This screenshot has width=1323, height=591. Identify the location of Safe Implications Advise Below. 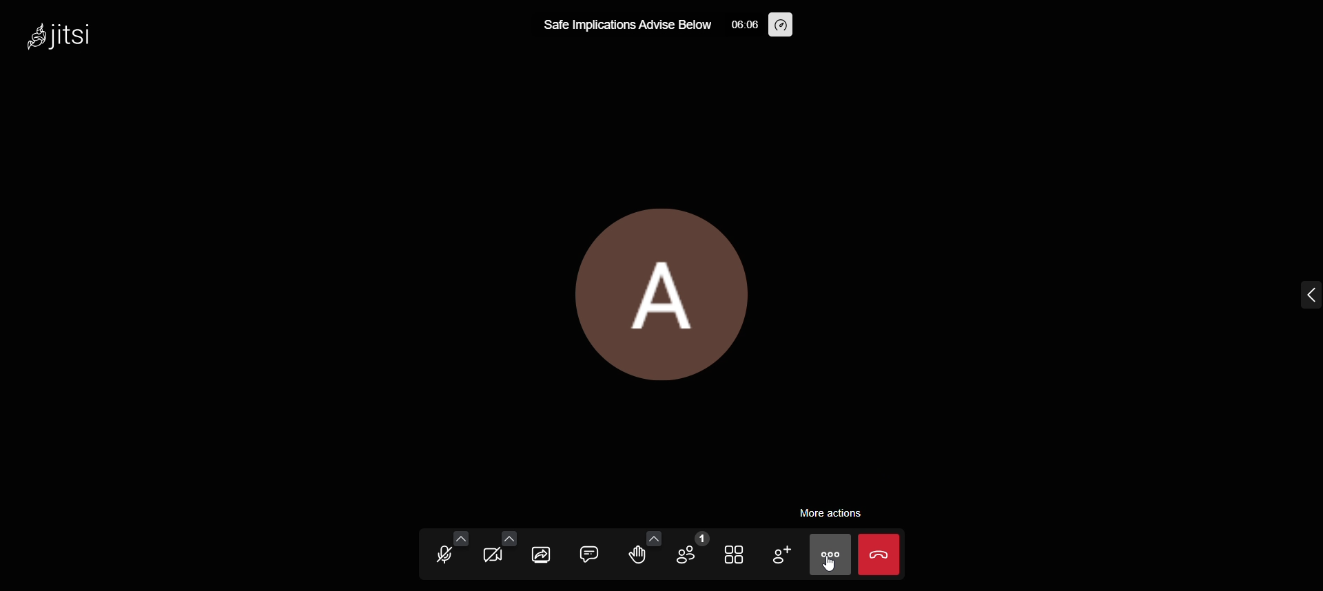
(623, 25).